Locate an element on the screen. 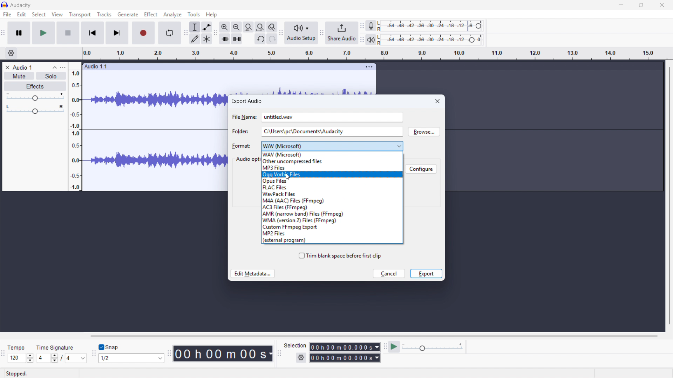  Track control panel menu  is located at coordinates (63, 68).